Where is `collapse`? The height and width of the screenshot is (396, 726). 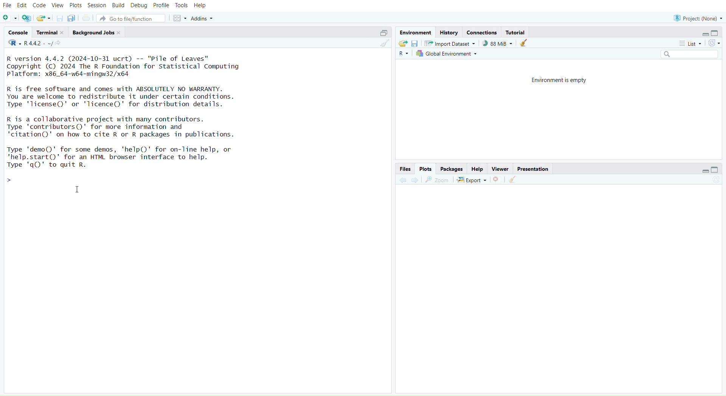
collapse is located at coordinates (717, 33).